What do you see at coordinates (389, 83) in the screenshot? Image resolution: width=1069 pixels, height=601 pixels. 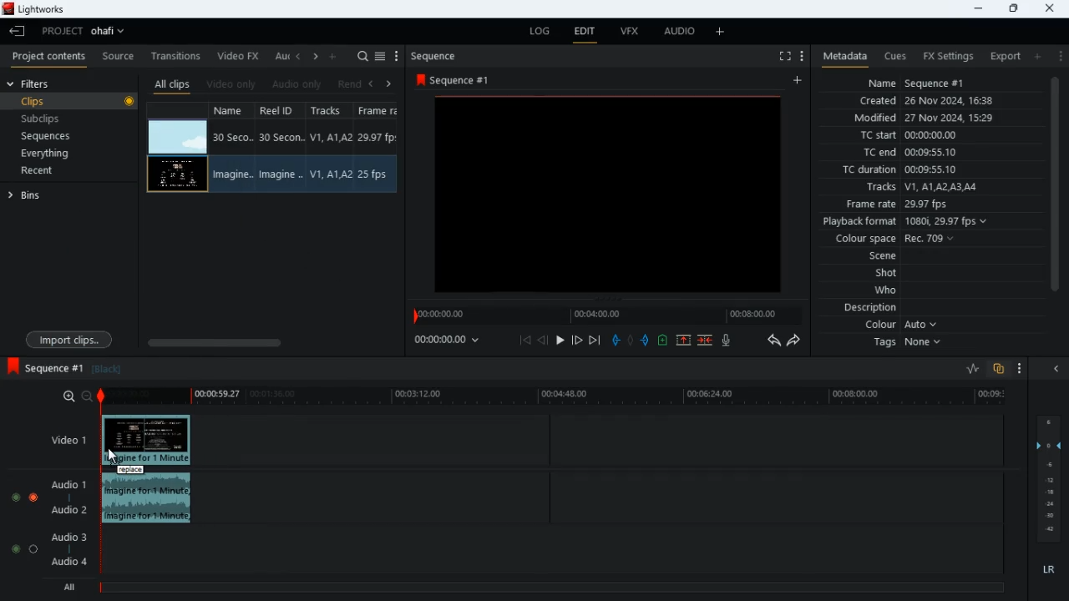 I see `right` at bounding box center [389, 83].